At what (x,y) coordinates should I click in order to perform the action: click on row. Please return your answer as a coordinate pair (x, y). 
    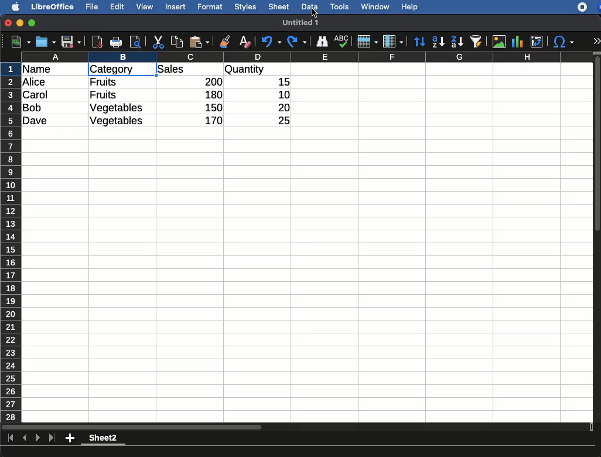
    Looking at the image, I should click on (367, 42).